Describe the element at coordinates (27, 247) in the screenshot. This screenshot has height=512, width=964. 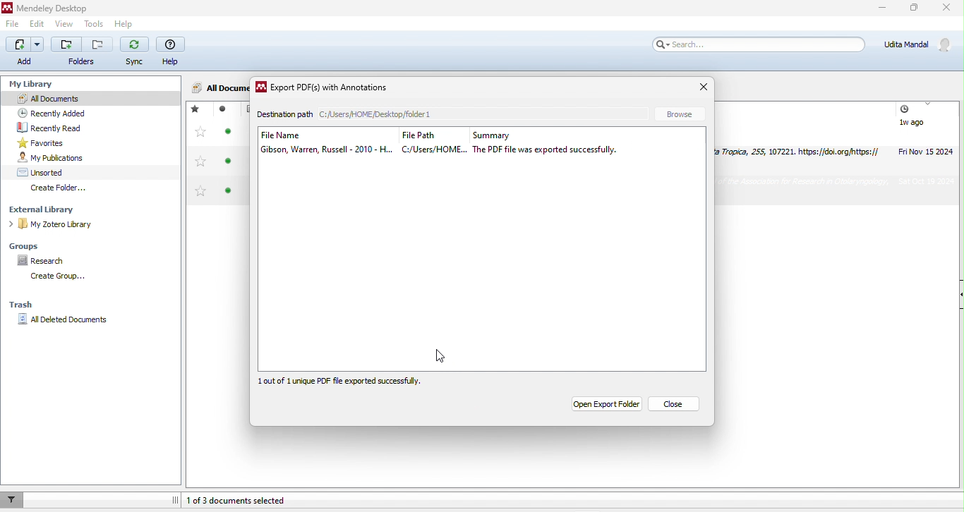
I see `groups` at that location.